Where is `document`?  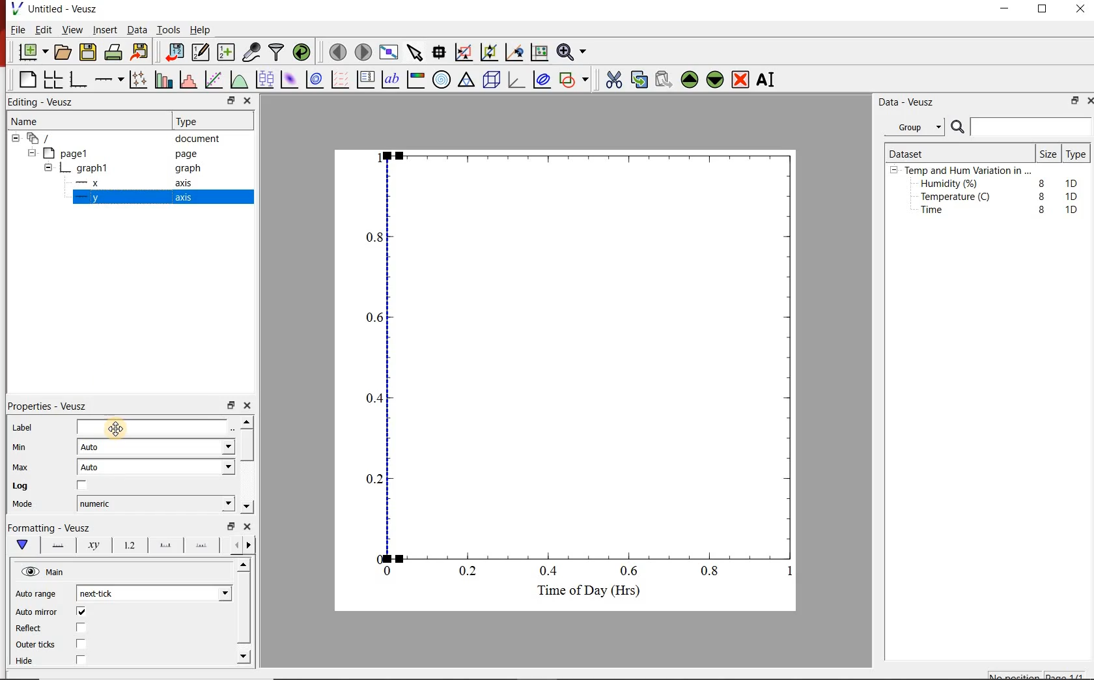
document is located at coordinates (202, 139).